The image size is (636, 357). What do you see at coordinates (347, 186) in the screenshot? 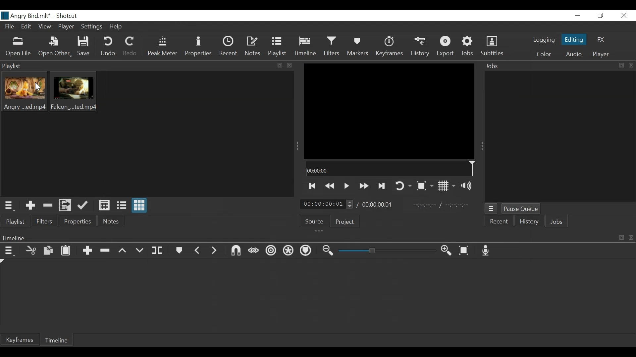
I see `Toggle play or pause` at bounding box center [347, 186].